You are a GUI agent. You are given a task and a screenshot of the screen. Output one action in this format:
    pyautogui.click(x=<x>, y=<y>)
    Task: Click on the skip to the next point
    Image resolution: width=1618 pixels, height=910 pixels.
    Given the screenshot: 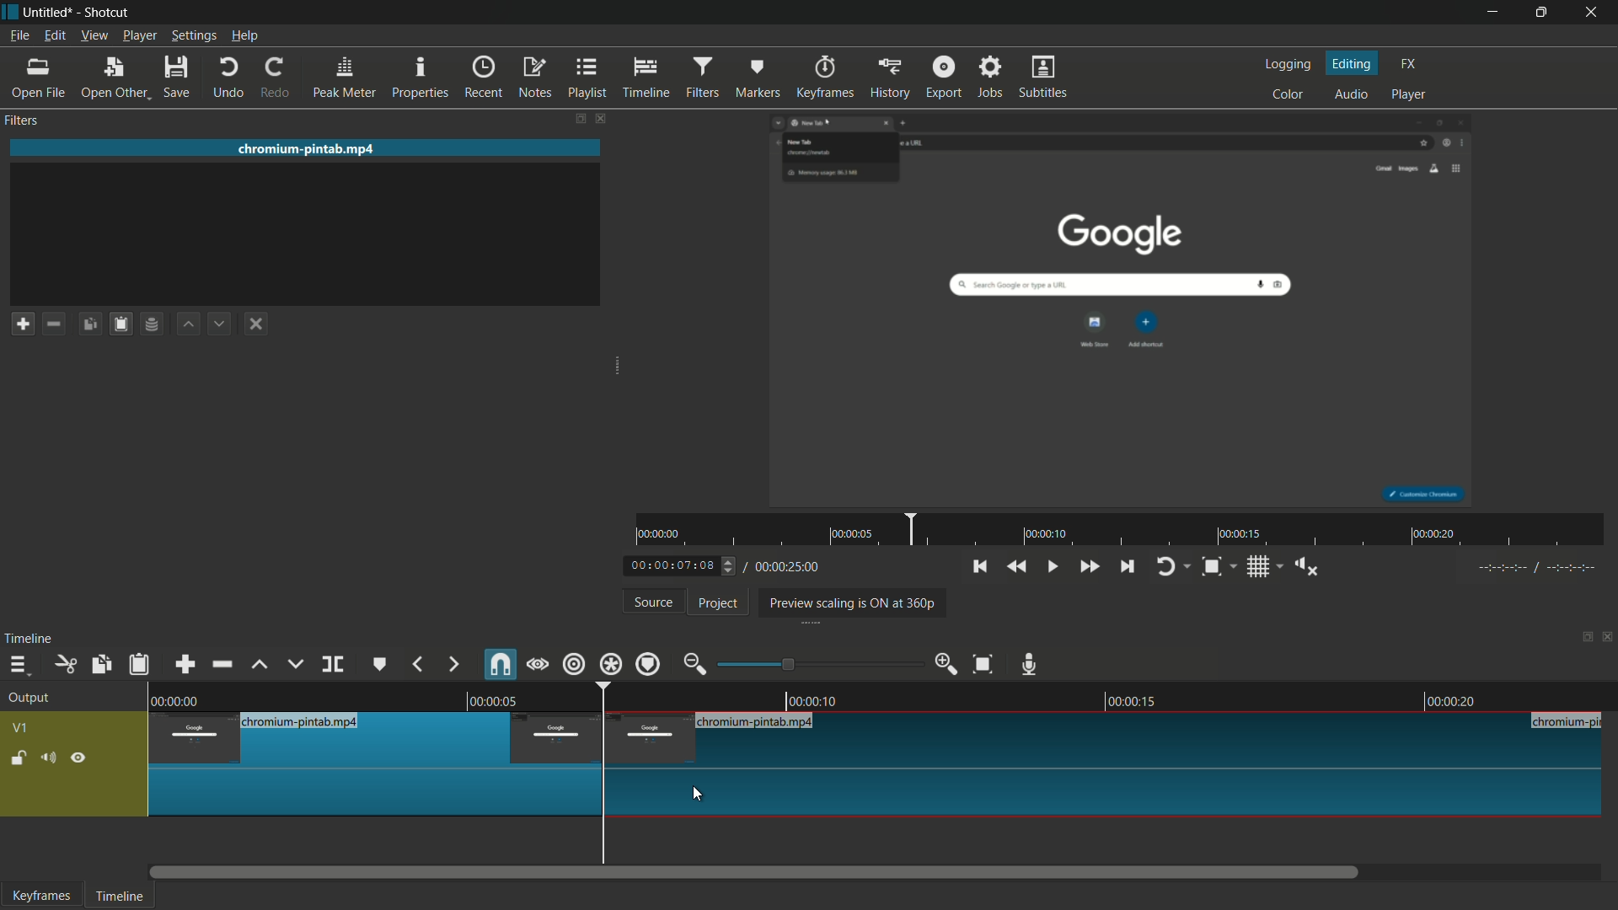 What is the action you would take?
    pyautogui.click(x=1125, y=567)
    